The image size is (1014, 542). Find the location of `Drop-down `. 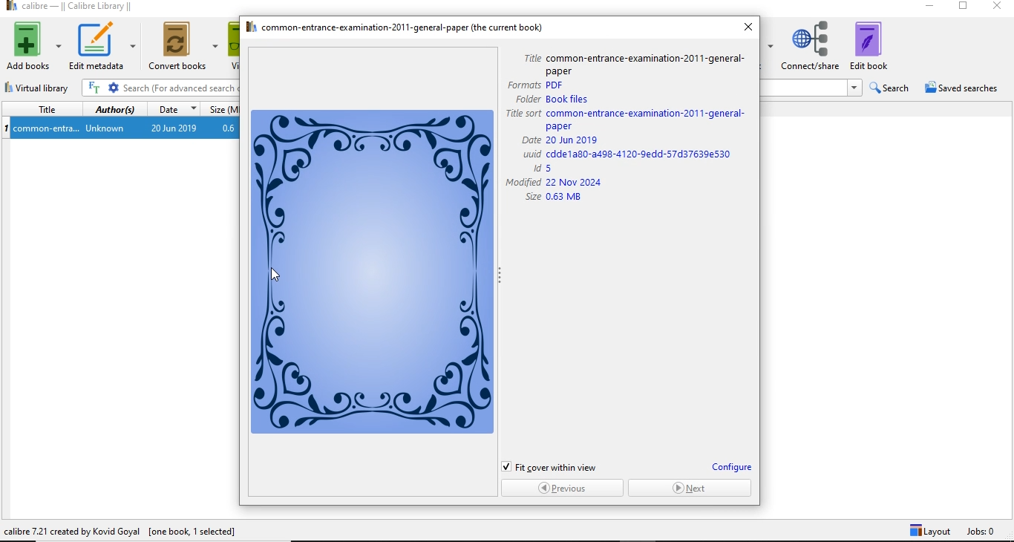

Drop-down  is located at coordinates (854, 88).